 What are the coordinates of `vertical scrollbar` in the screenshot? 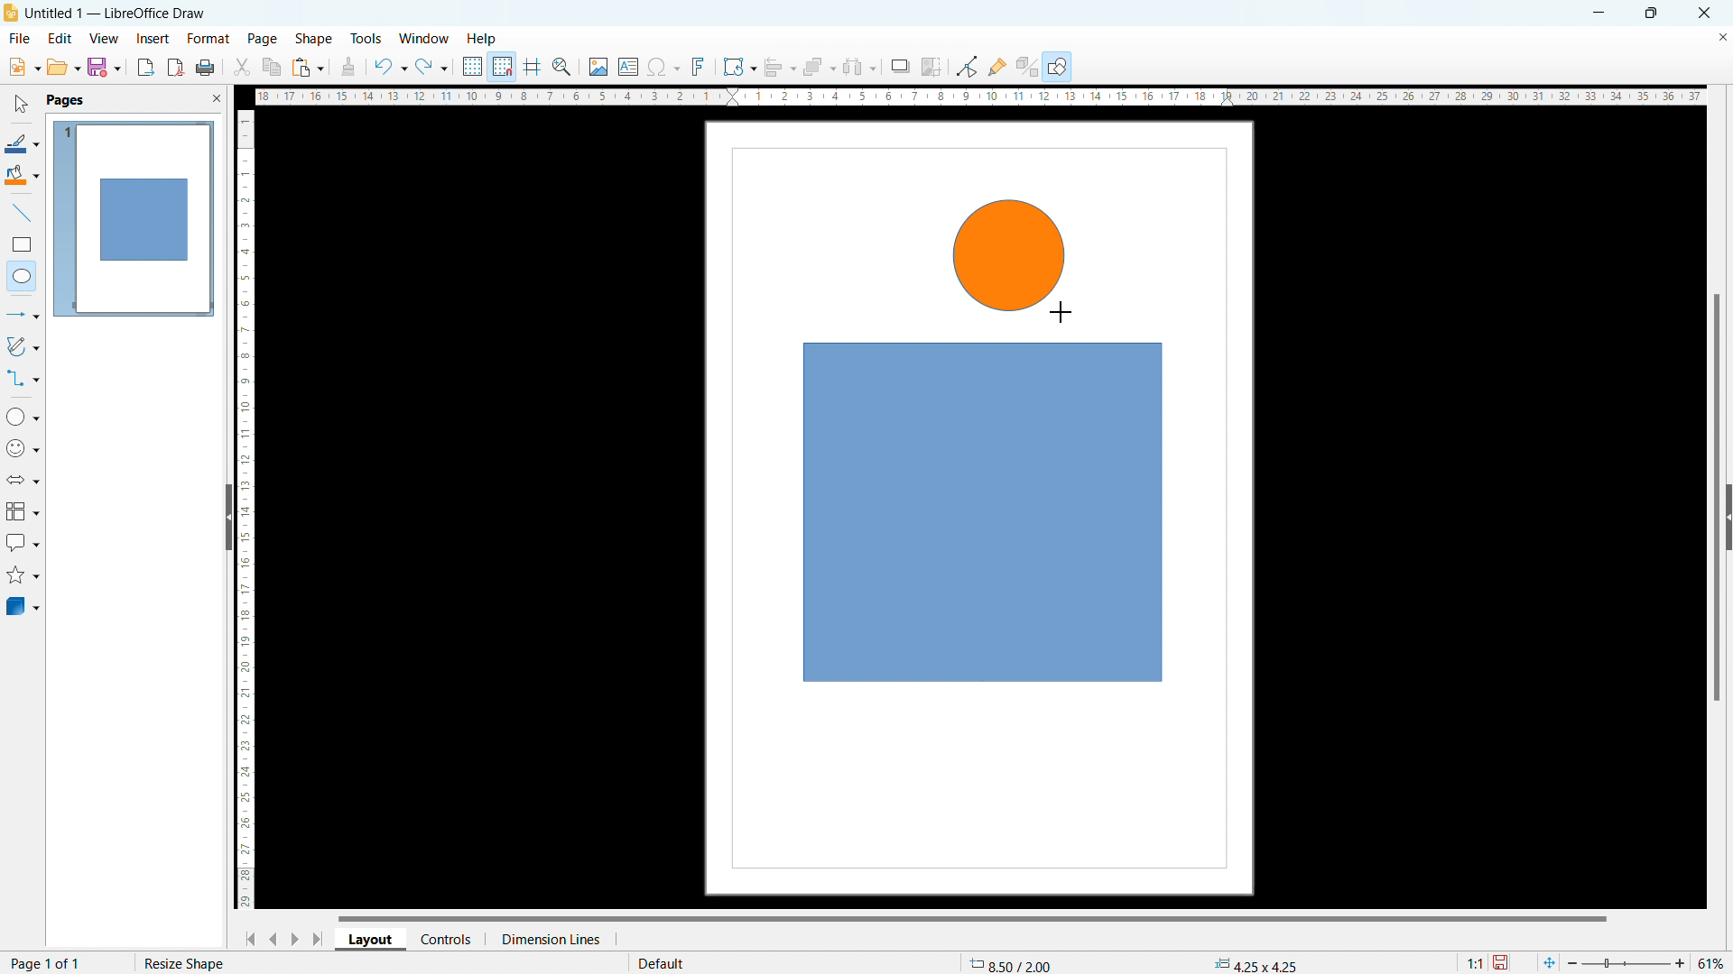 It's located at (1718, 500).